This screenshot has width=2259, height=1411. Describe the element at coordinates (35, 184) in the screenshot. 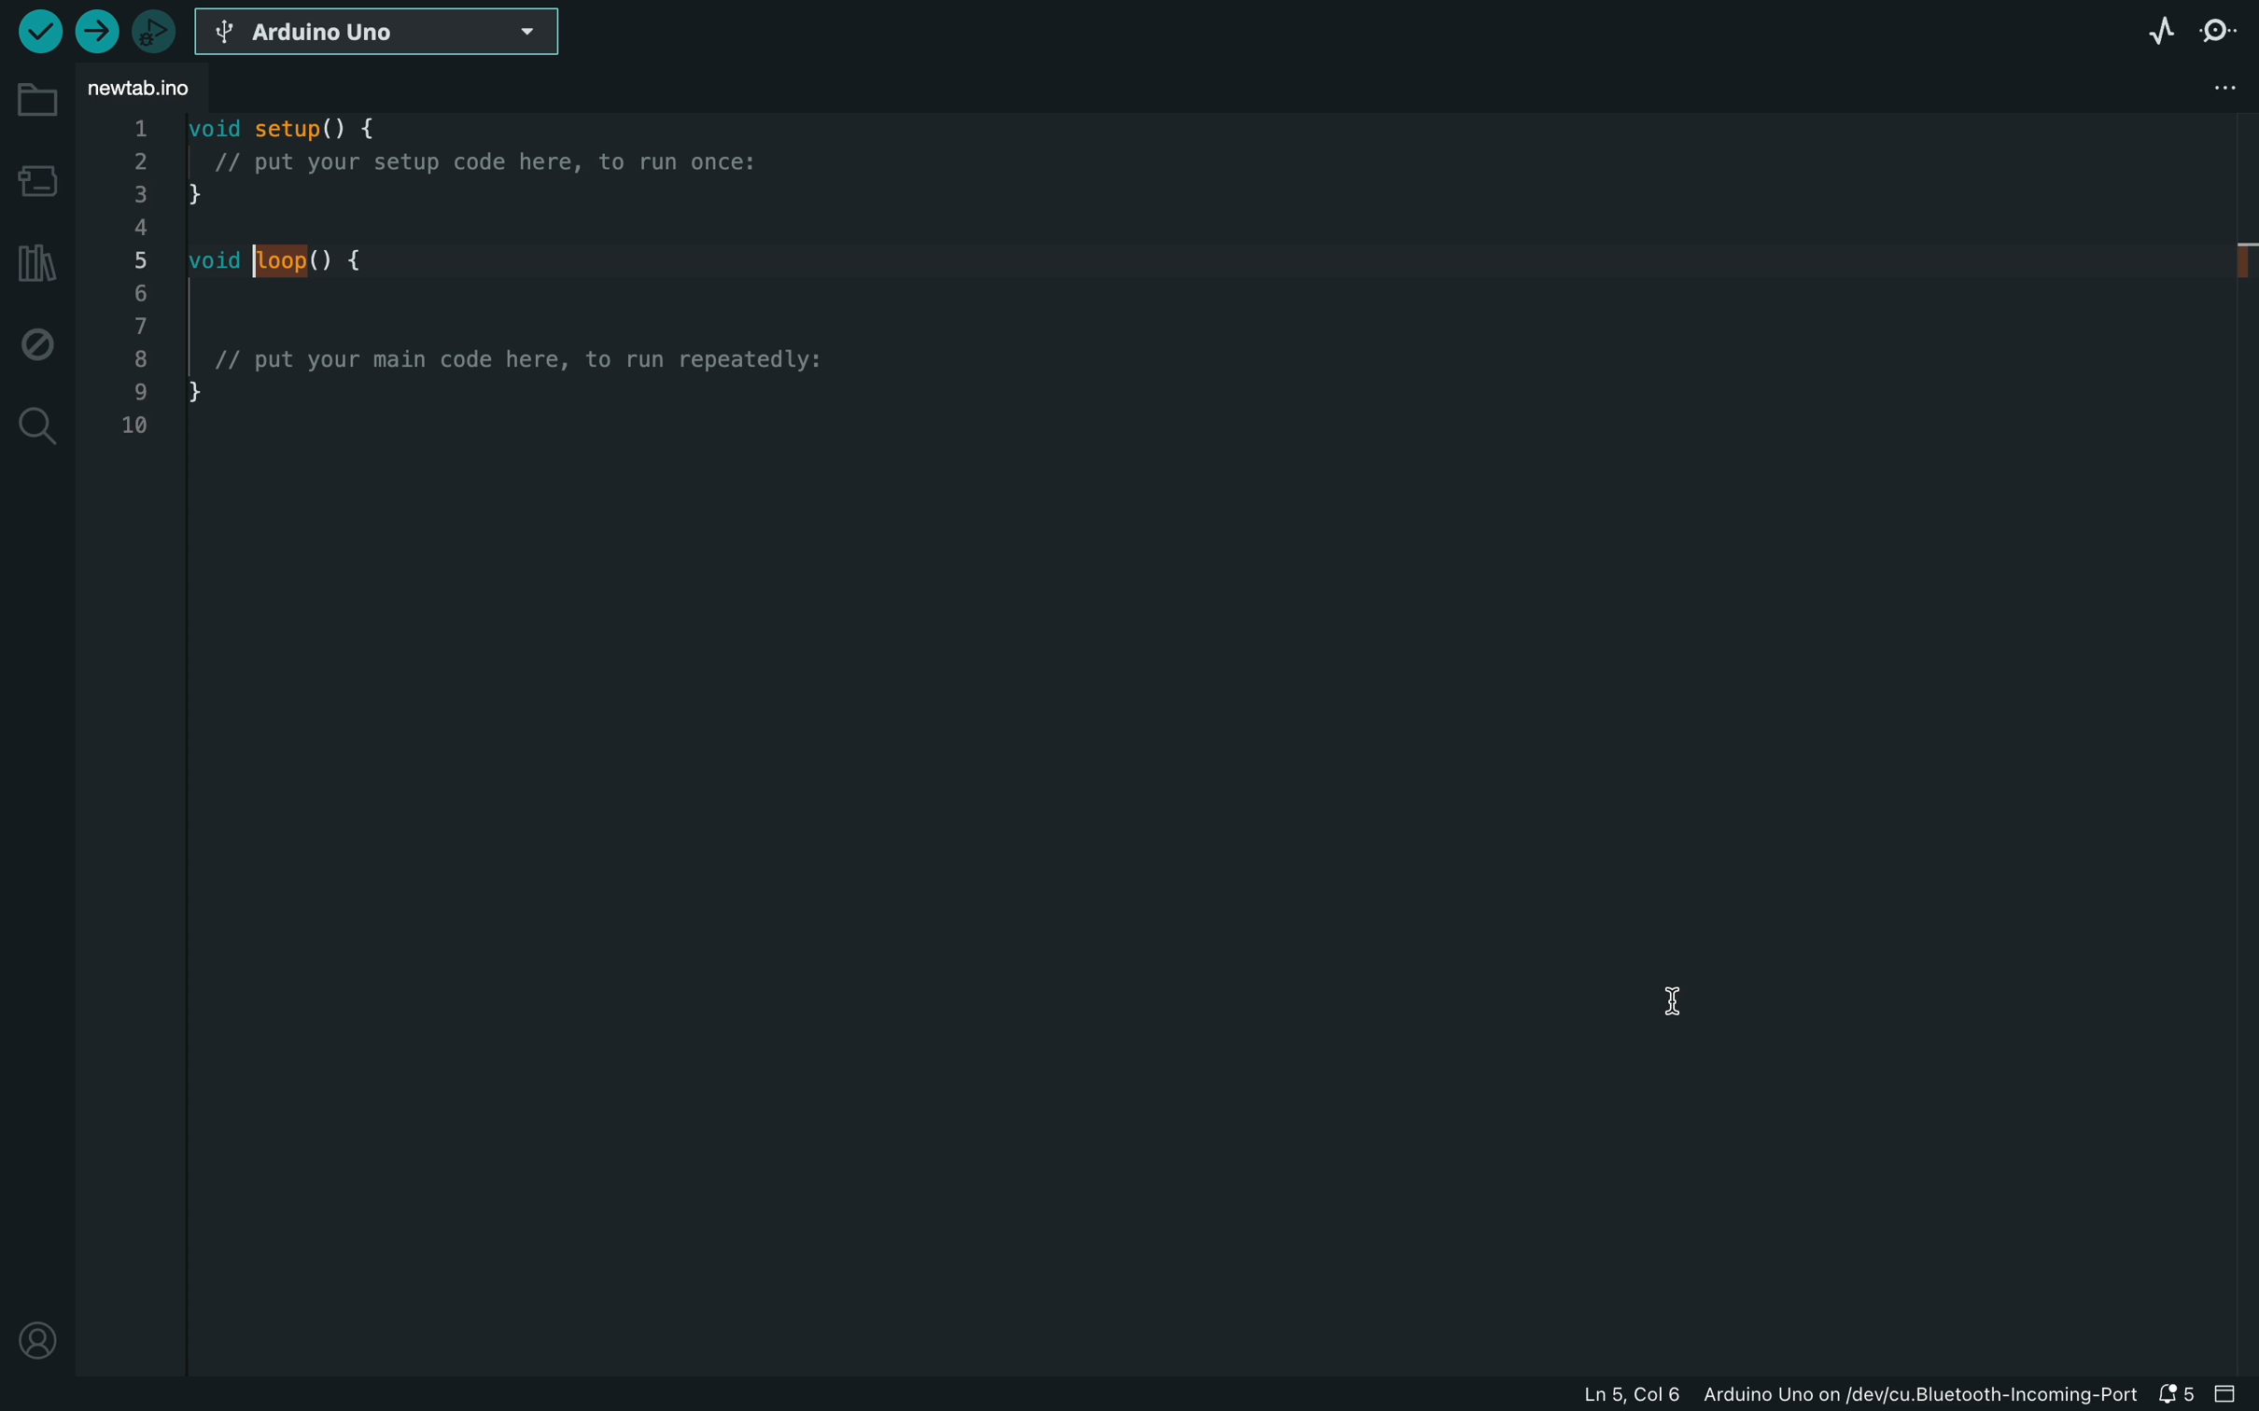

I see `board selecter` at that location.